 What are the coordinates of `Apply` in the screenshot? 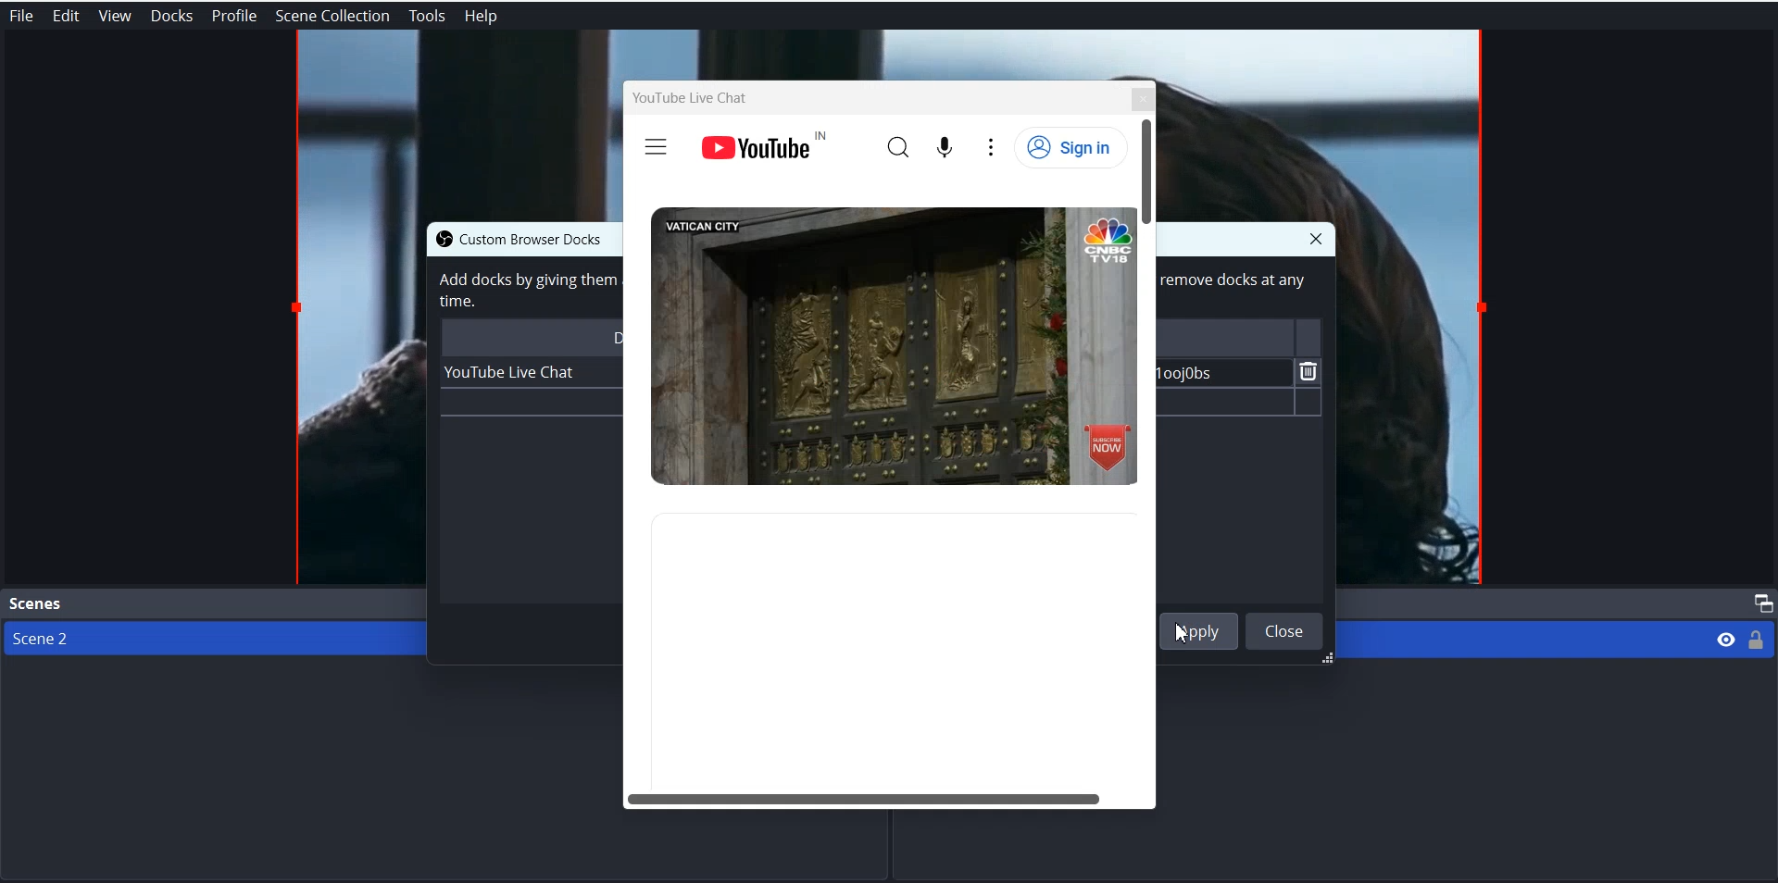 It's located at (1205, 632).